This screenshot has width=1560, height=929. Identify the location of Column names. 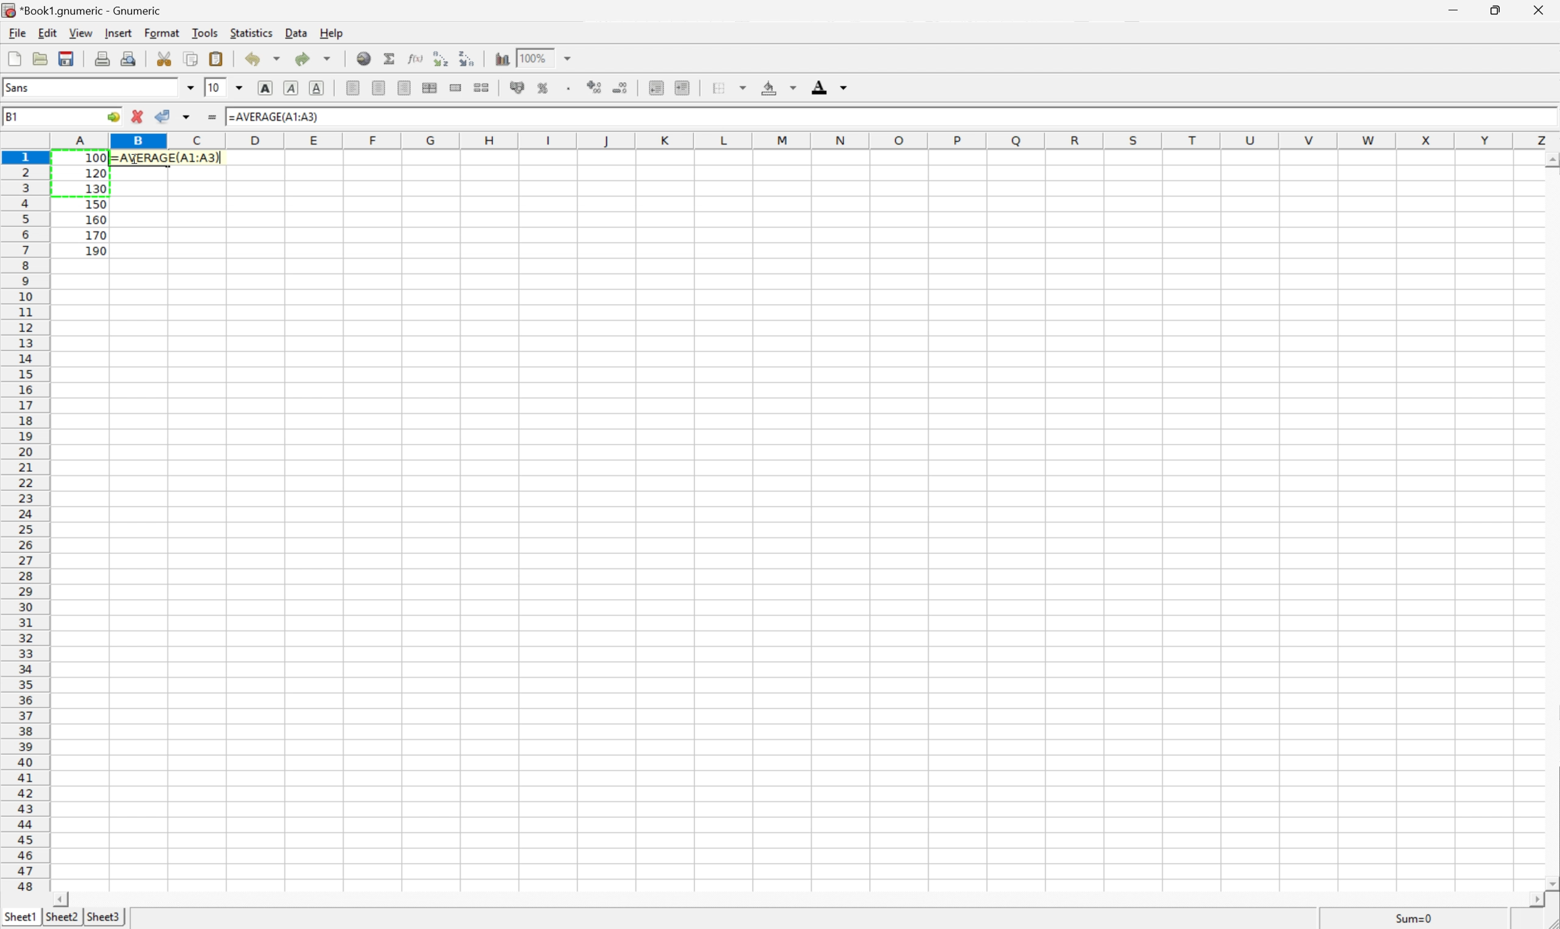
(803, 141).